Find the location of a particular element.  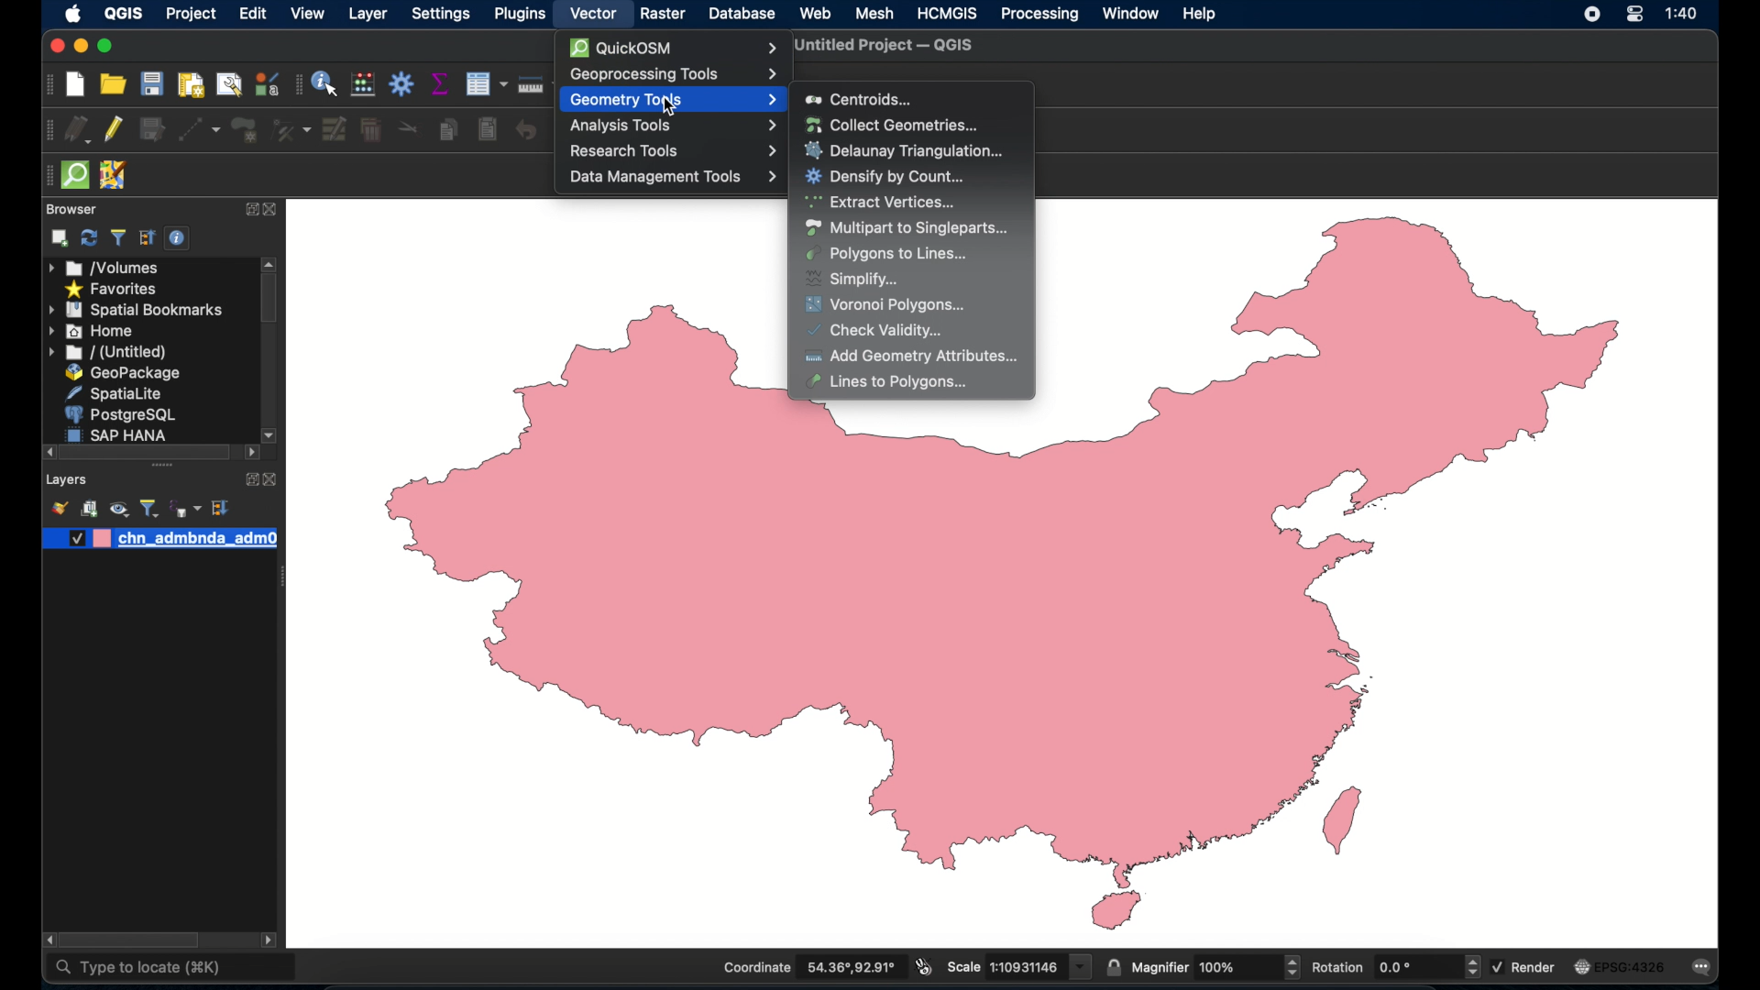

delete selected is located at coordinates (370, 130).